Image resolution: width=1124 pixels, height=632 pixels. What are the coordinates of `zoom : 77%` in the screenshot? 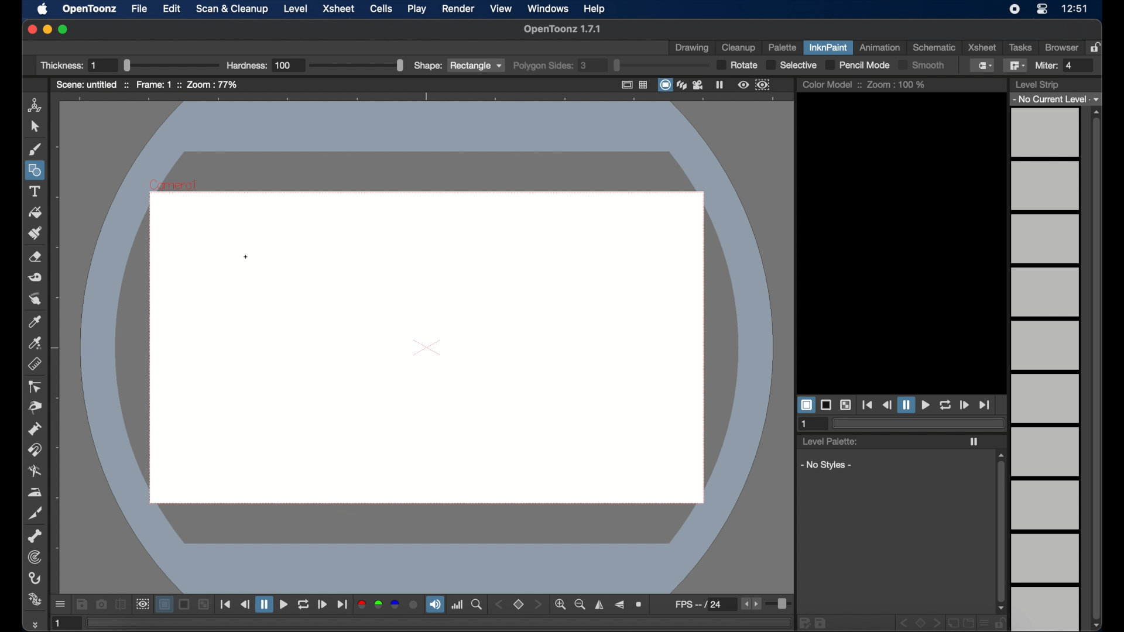 It's located at (213, 84).